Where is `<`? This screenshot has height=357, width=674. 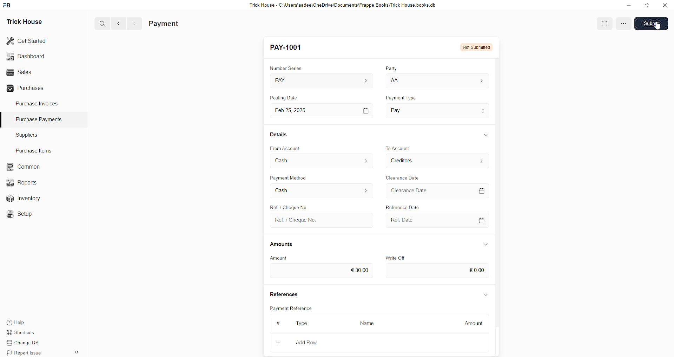 < is located at coordinates (117, 23).